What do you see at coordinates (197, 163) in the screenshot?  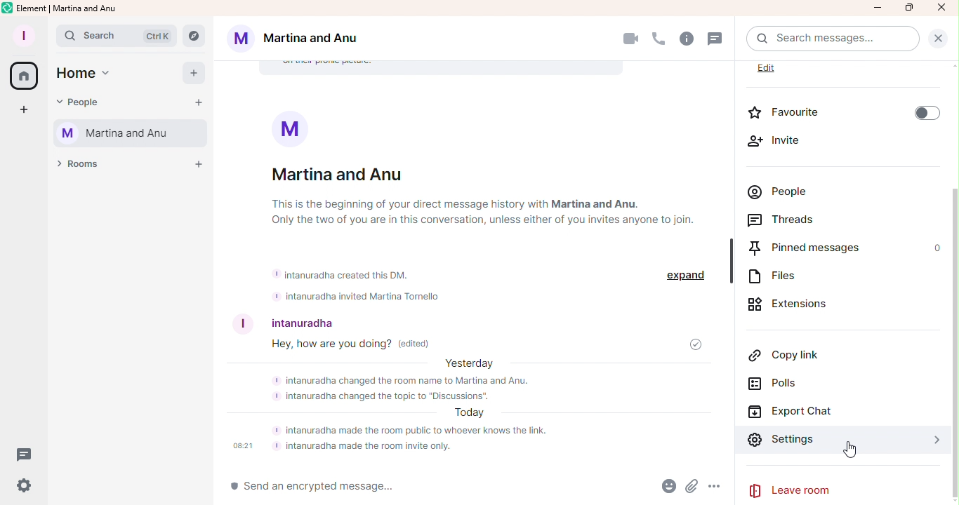 I see `Add a room` at bounding box center [197, 163].